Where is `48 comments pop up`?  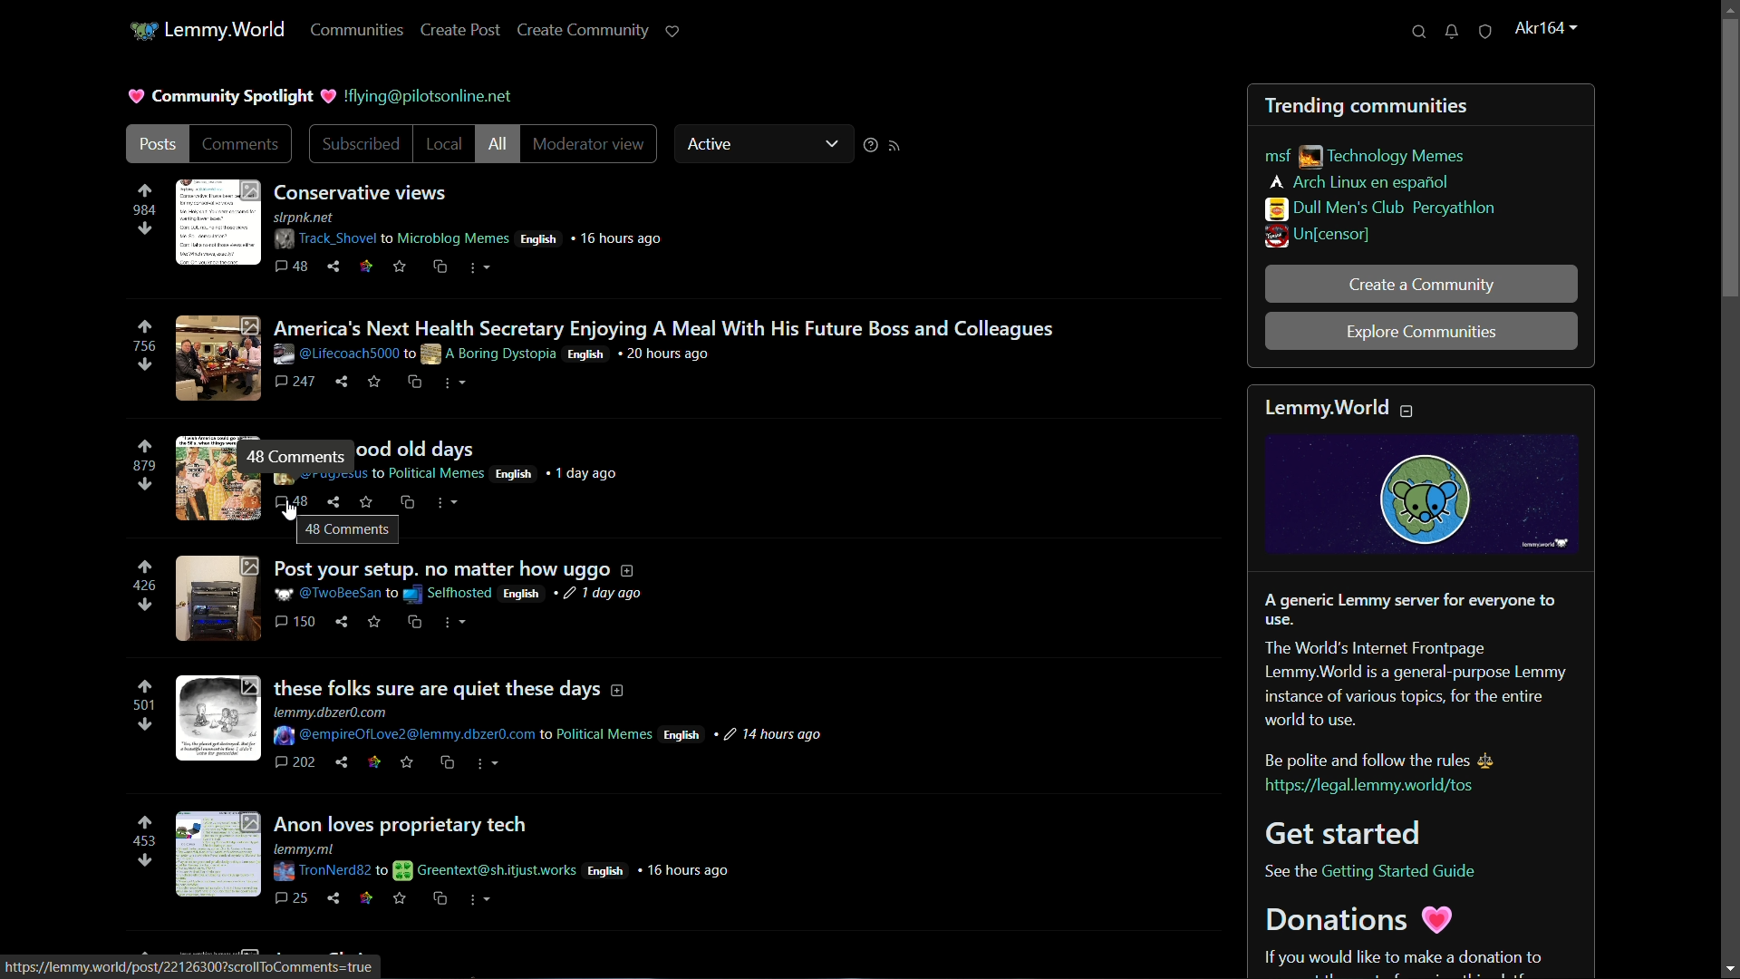
48 comments pop up is located at coordinates (347, 531).